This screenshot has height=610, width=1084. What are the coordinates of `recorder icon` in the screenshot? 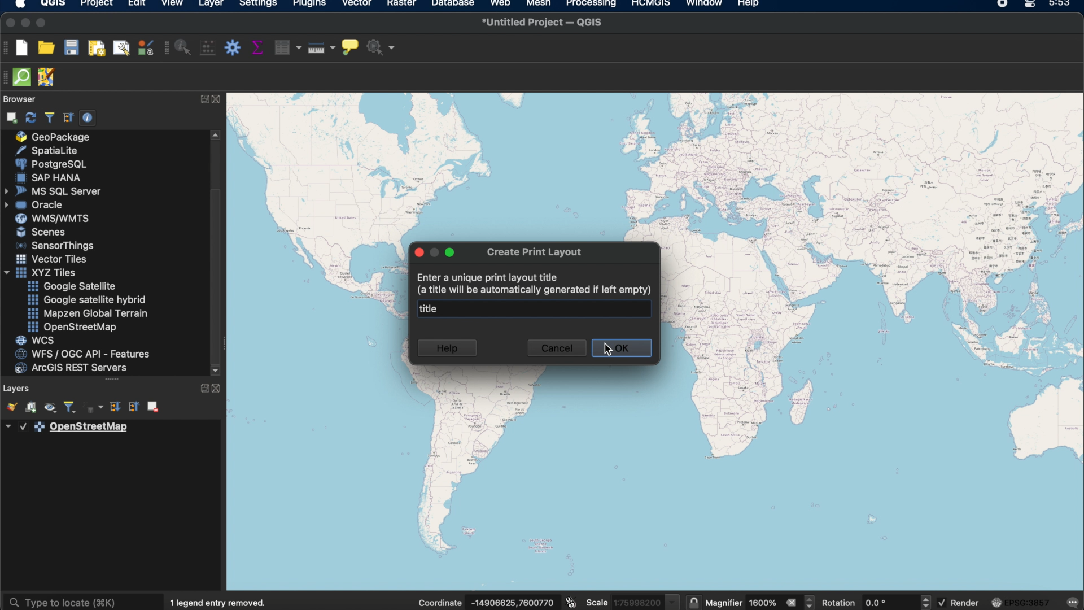 It's located at (999, 5).